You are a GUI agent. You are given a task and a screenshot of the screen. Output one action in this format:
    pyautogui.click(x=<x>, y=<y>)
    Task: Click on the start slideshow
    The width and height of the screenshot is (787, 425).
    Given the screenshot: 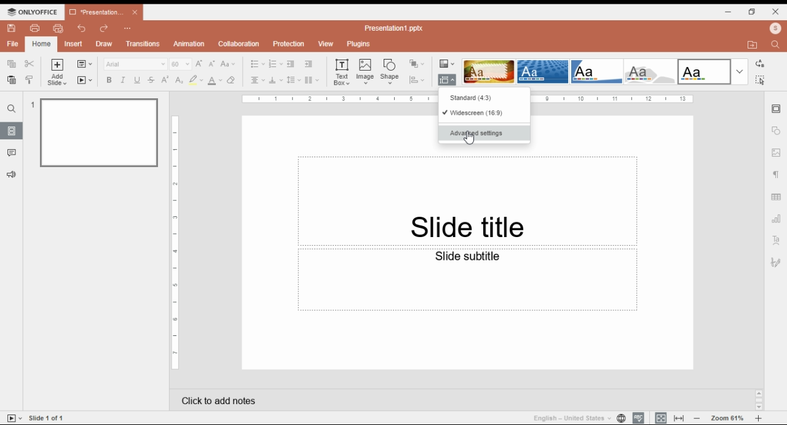 What is the action you would take?
    pyautogui.click(x=85, y=80)
    